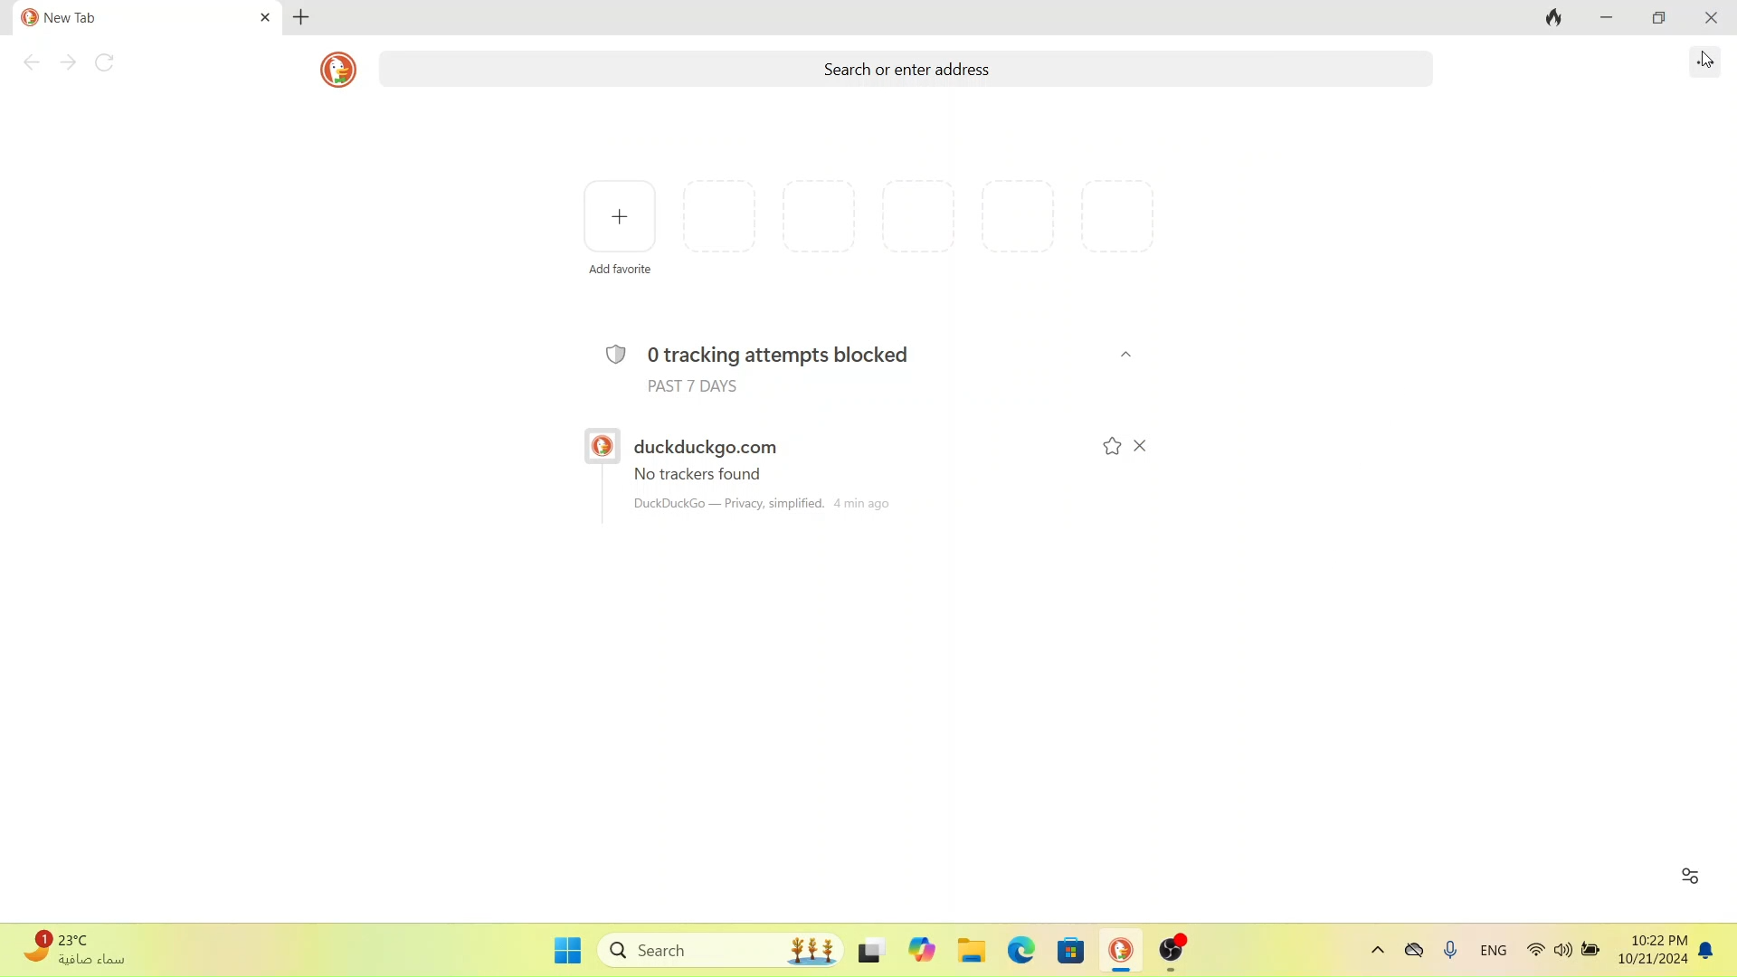 This screenshot has width=1737, height=977. Describe the element at coordinates (1709, 954) in the screenshot. I see `notifications` at that location.